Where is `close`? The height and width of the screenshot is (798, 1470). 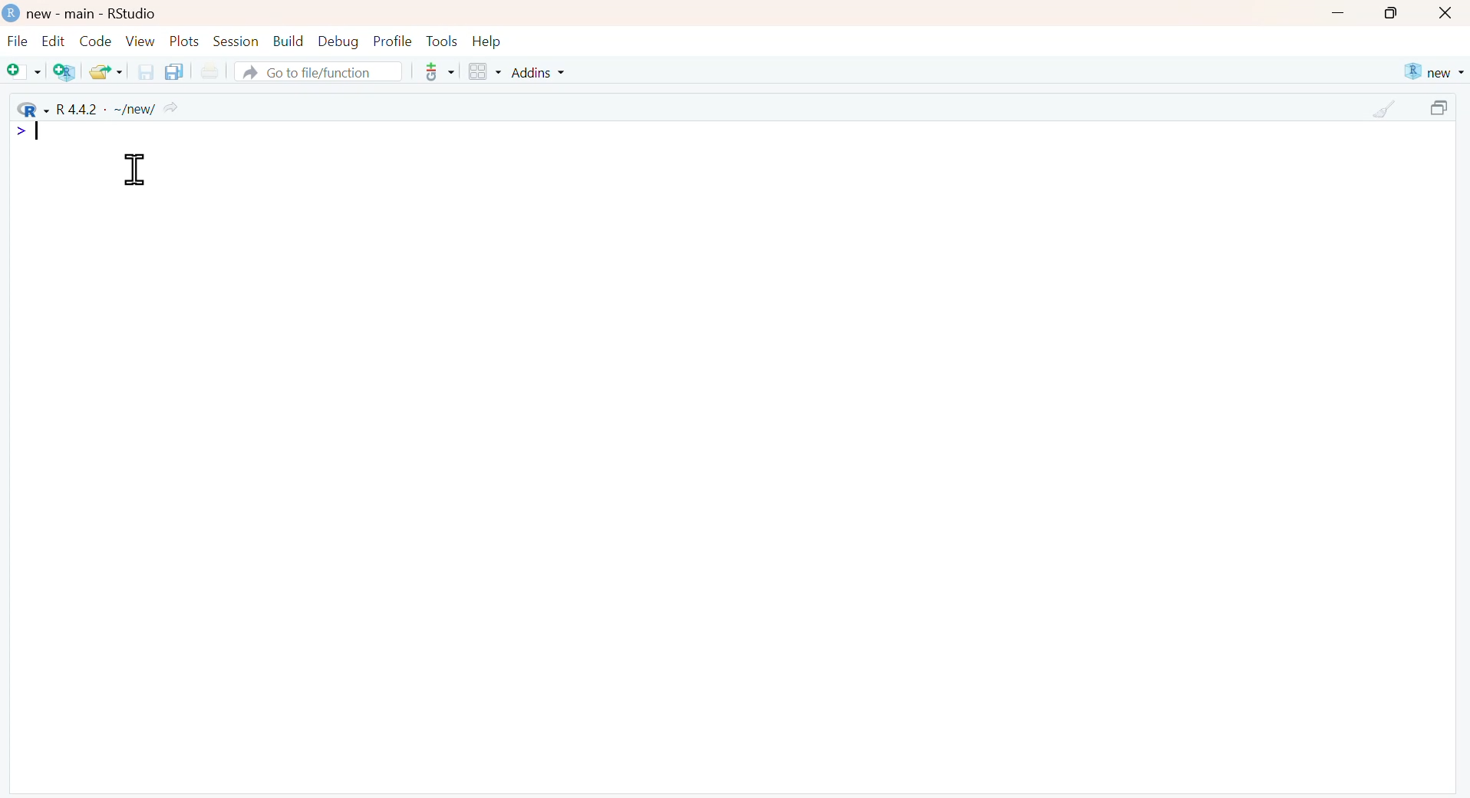
close is located at coordinates (1447, 14).